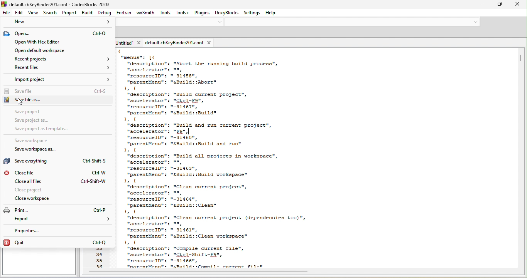  Describe the element at coordinates (37, 191) in the screenshot. I see `close project` at that location.